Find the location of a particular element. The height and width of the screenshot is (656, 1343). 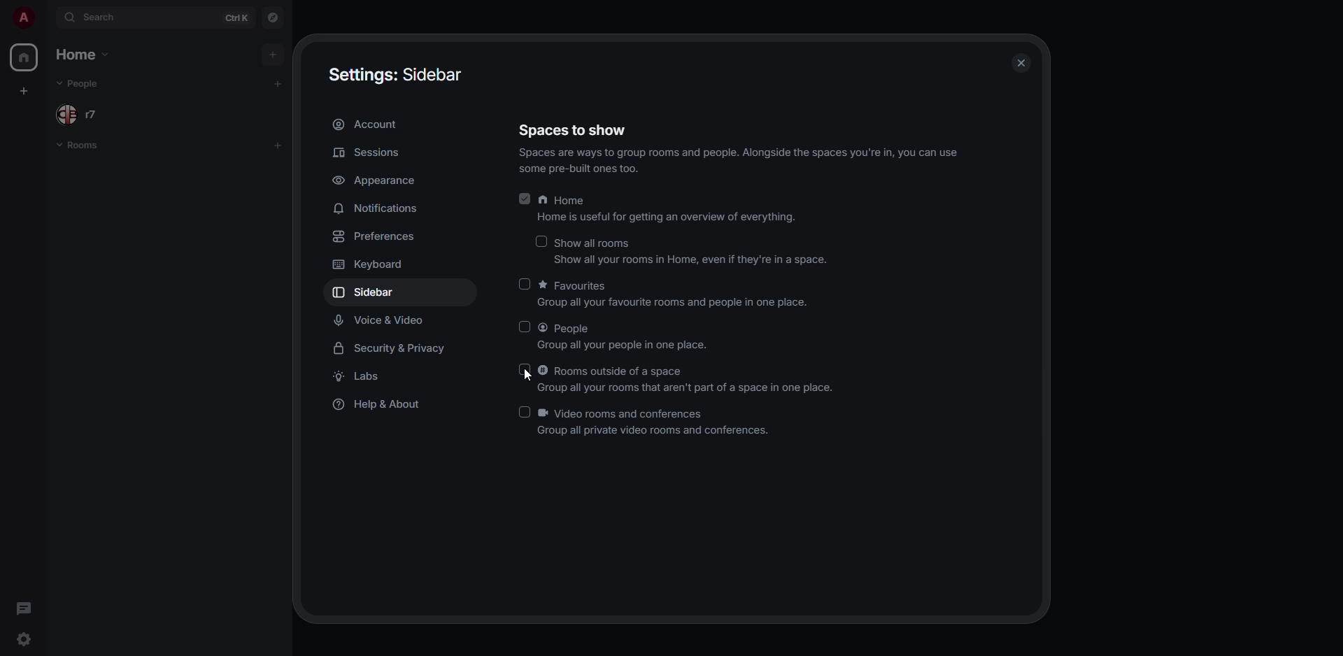

home is located at coordinates (669, 209).